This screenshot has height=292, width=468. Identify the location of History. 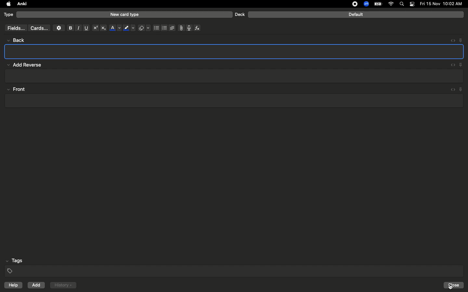
(63, 285).